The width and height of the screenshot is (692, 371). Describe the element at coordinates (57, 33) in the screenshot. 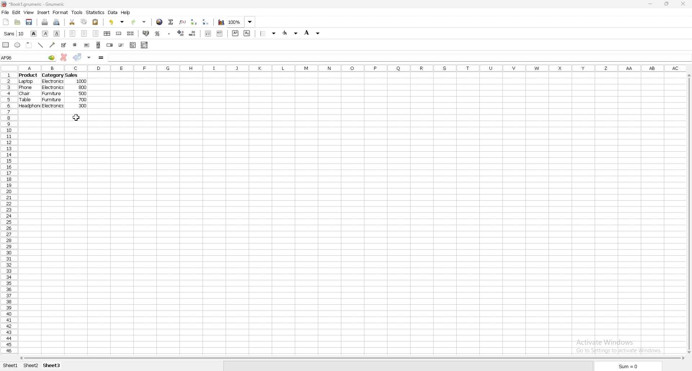

I see `underline` at that location.